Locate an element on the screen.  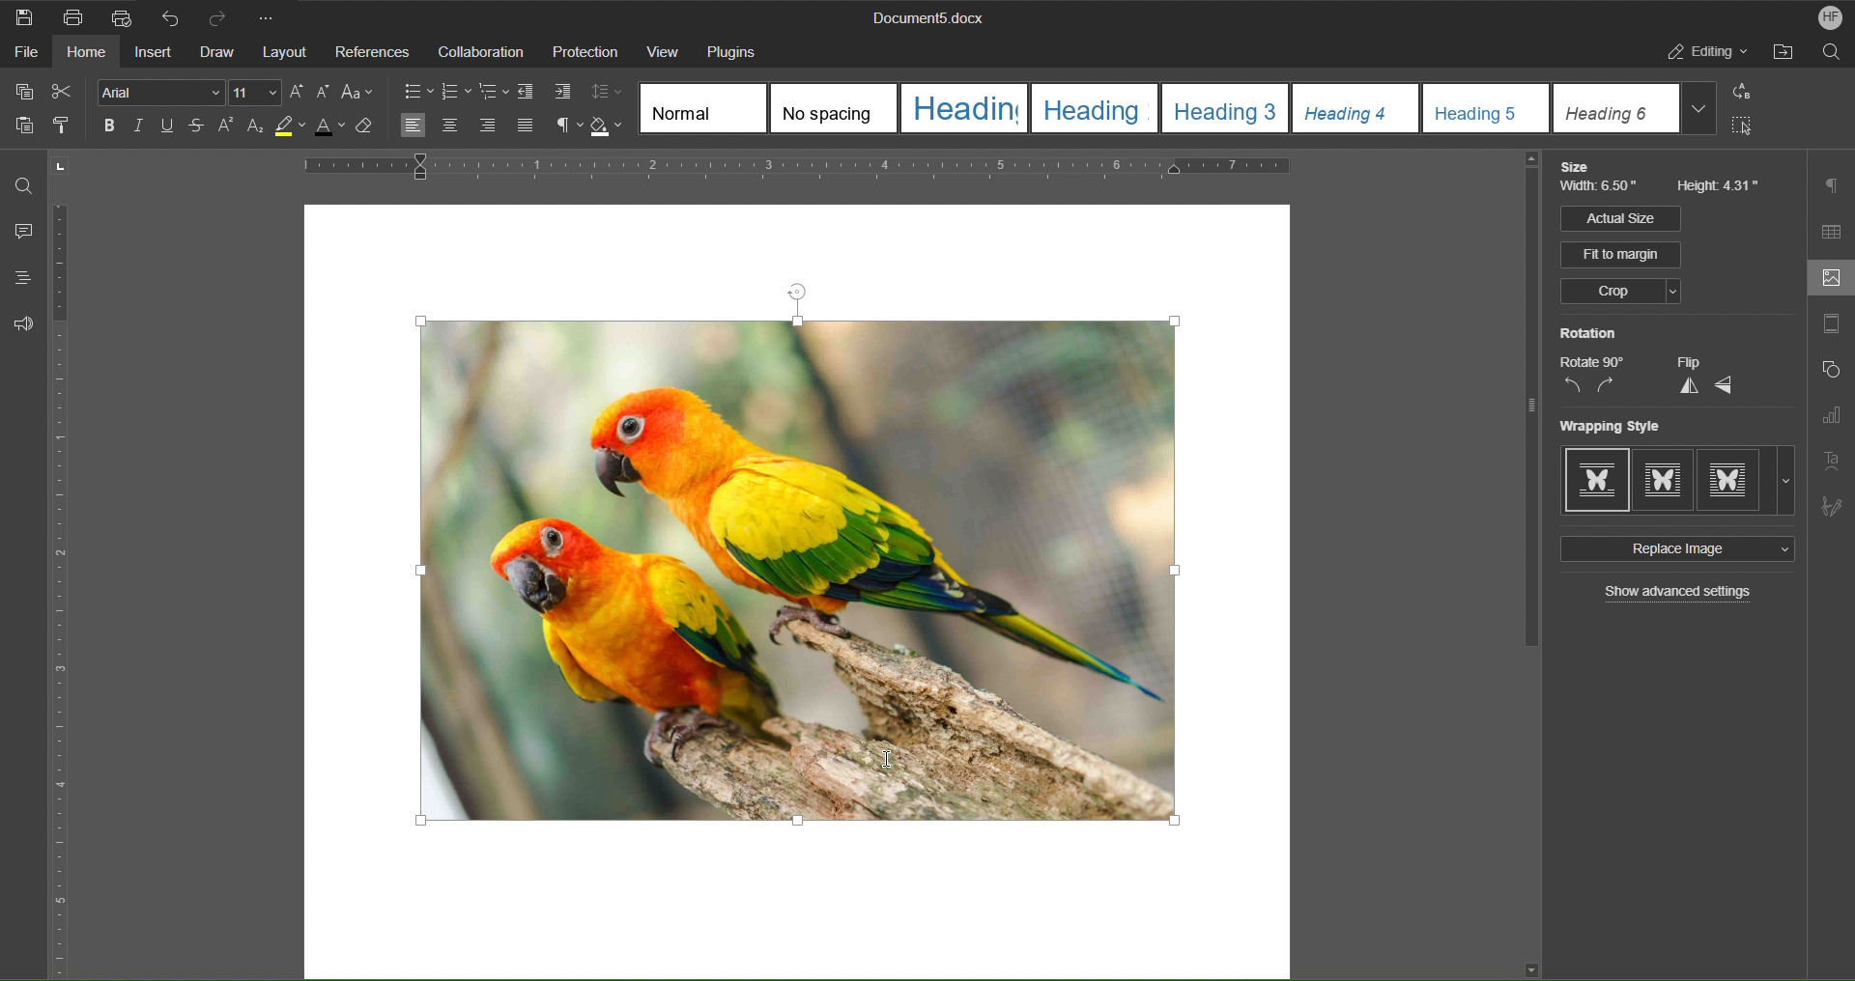
Rotate CCW is located at coordinates (1572, 386).